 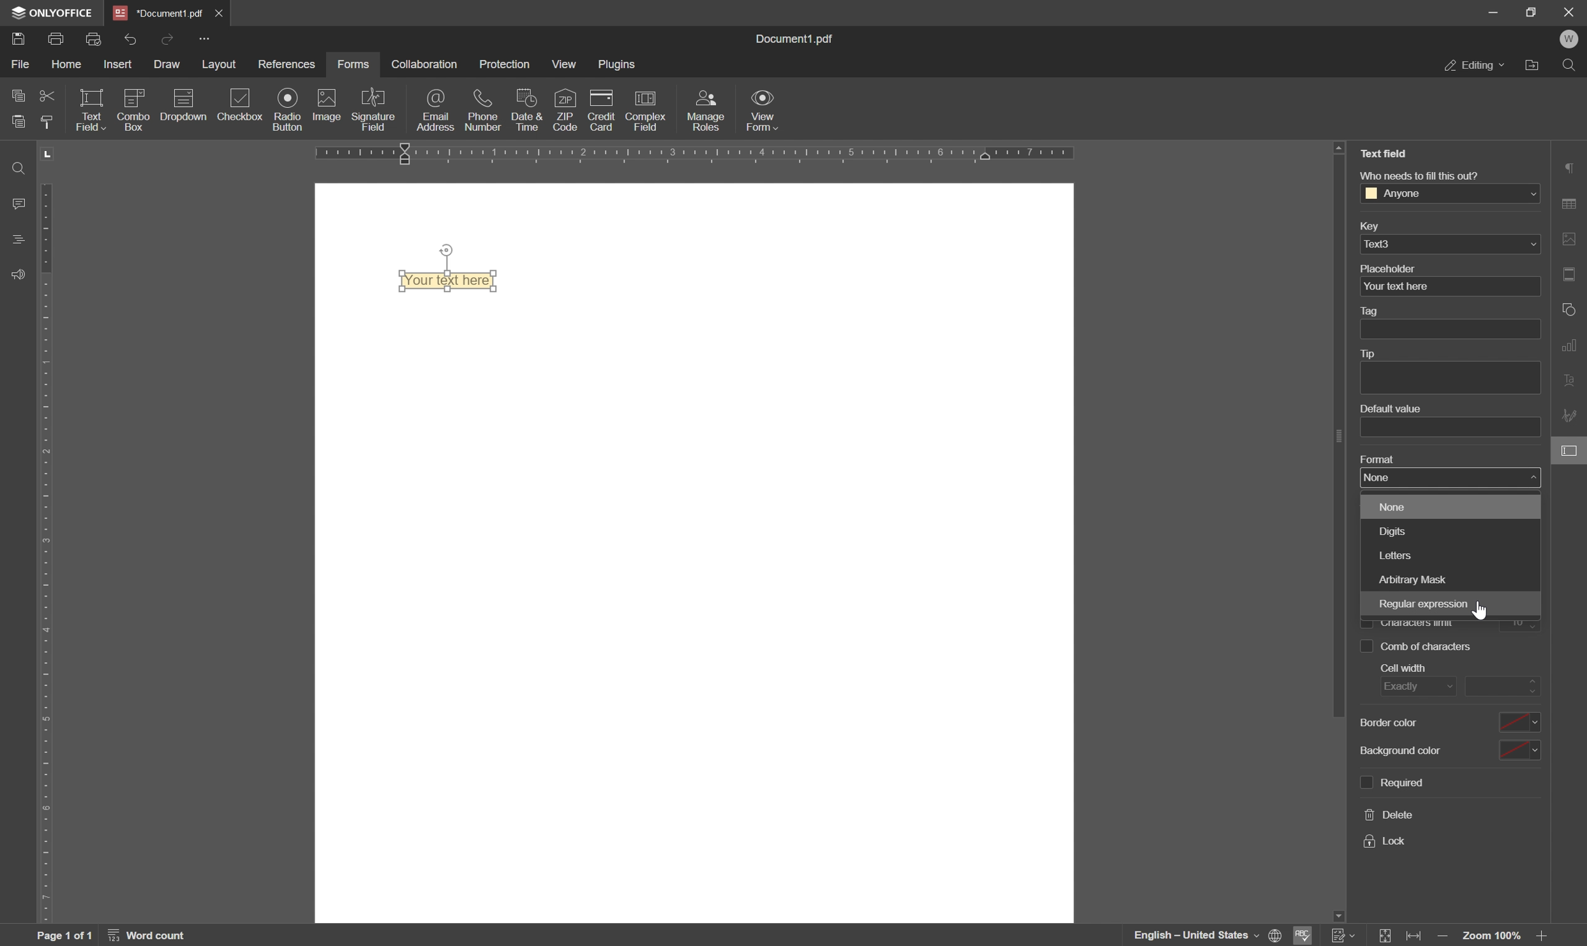 What do you see at coordinates (1413, 688) in the screenshot?
I see `exactly` at bounding box center [1413, 688].